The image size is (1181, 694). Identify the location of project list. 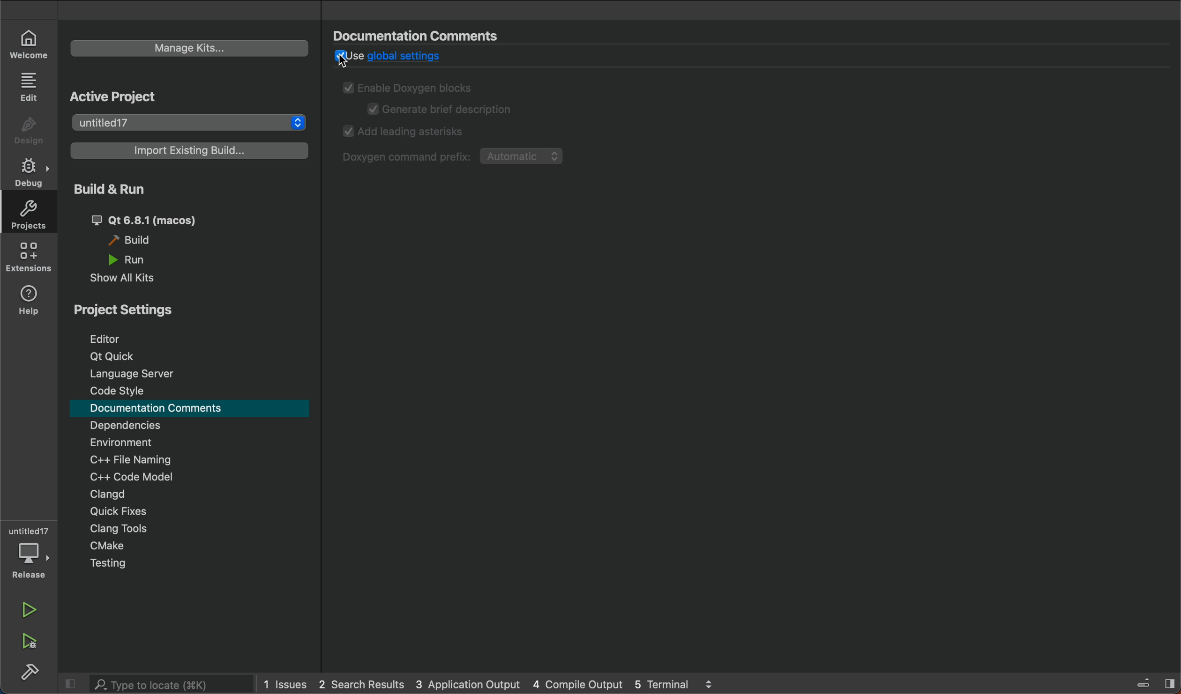
(188, 121).